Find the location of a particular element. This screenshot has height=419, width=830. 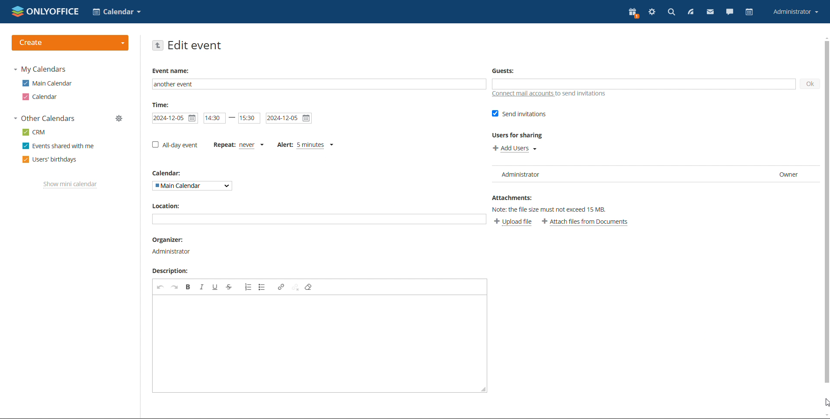

user list is located at coordinates (654, 175).